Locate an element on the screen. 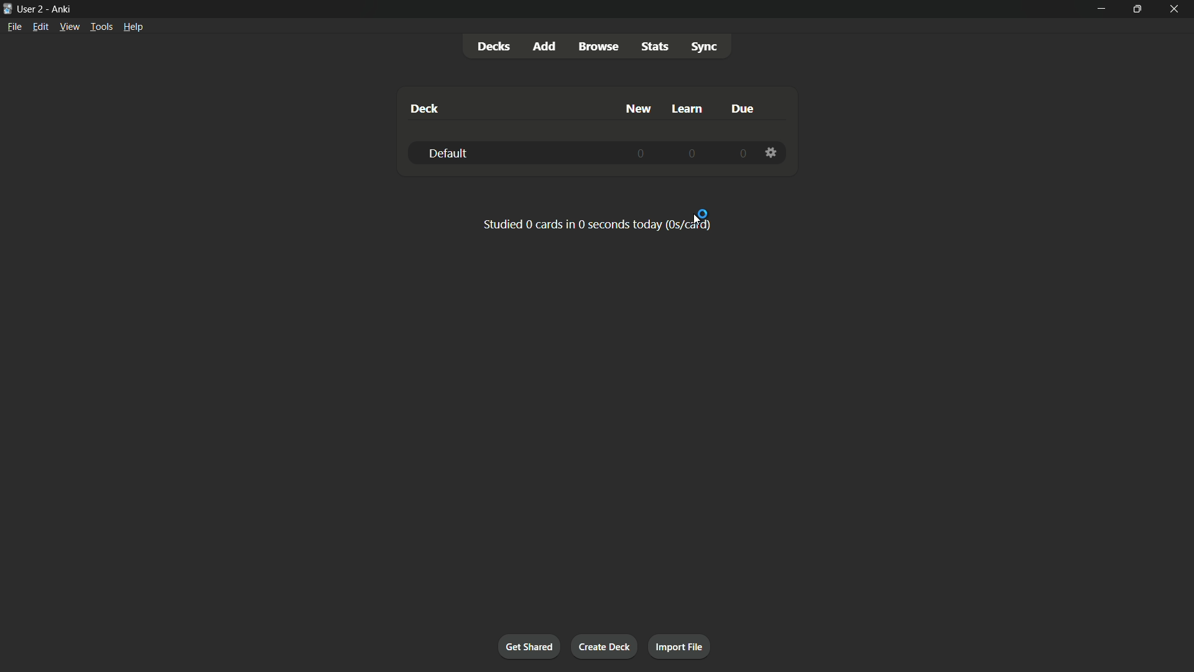  Stats is located at coordinates (654, 46).